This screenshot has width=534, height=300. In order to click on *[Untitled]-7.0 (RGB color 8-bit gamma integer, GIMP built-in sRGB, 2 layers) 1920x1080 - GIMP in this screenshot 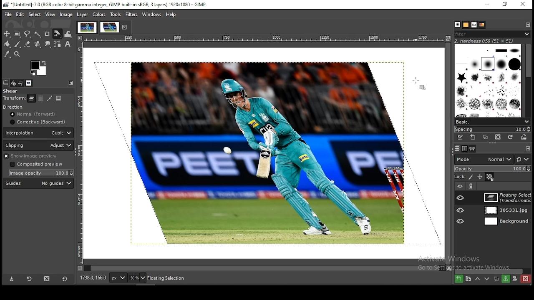, I will do `click(109, 5)`.